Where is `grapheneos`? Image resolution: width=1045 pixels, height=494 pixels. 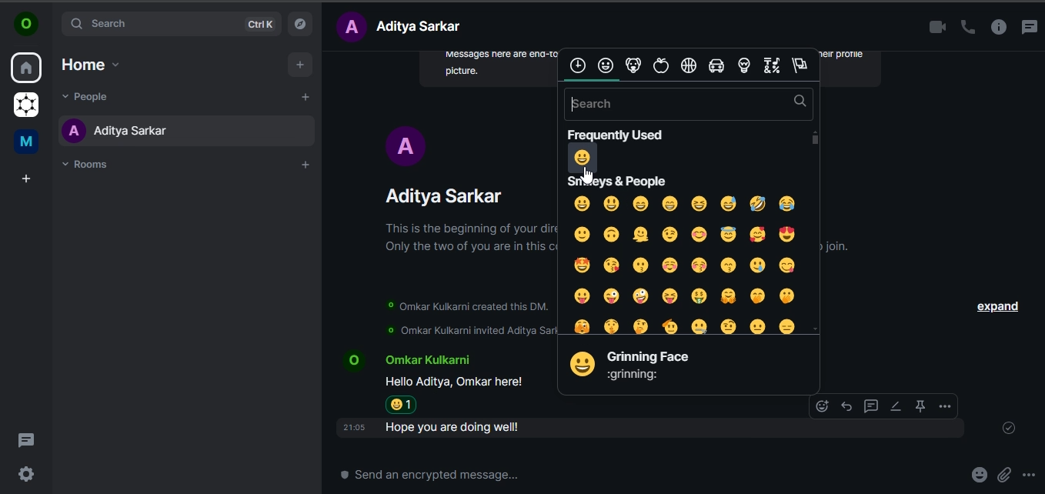
grapheneos is located at coordinates (25, 105).